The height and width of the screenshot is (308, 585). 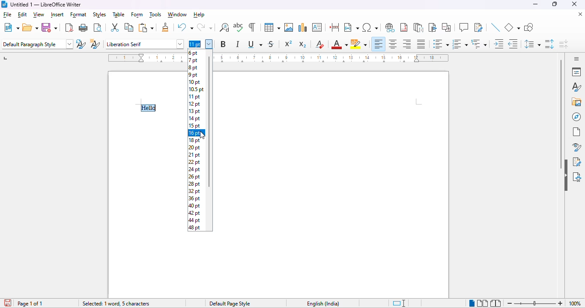 I want to click on font size, so click(x=201, y=44).